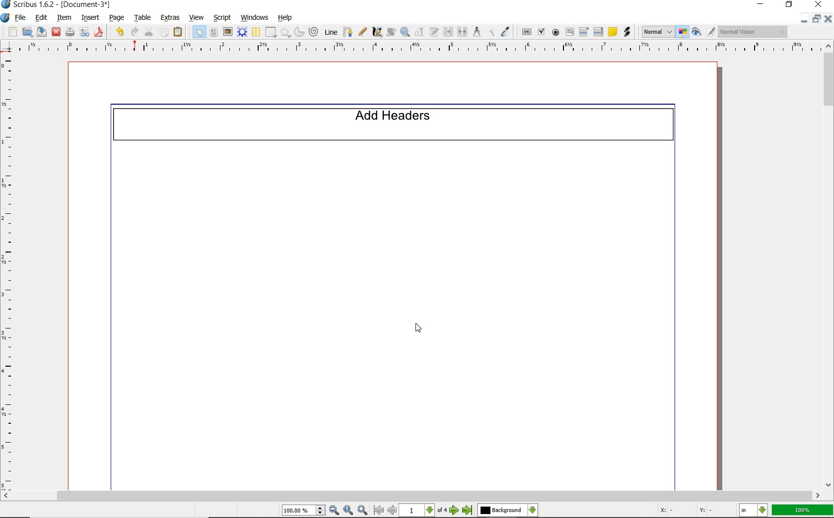  I want to click on help, so click(286, 18).